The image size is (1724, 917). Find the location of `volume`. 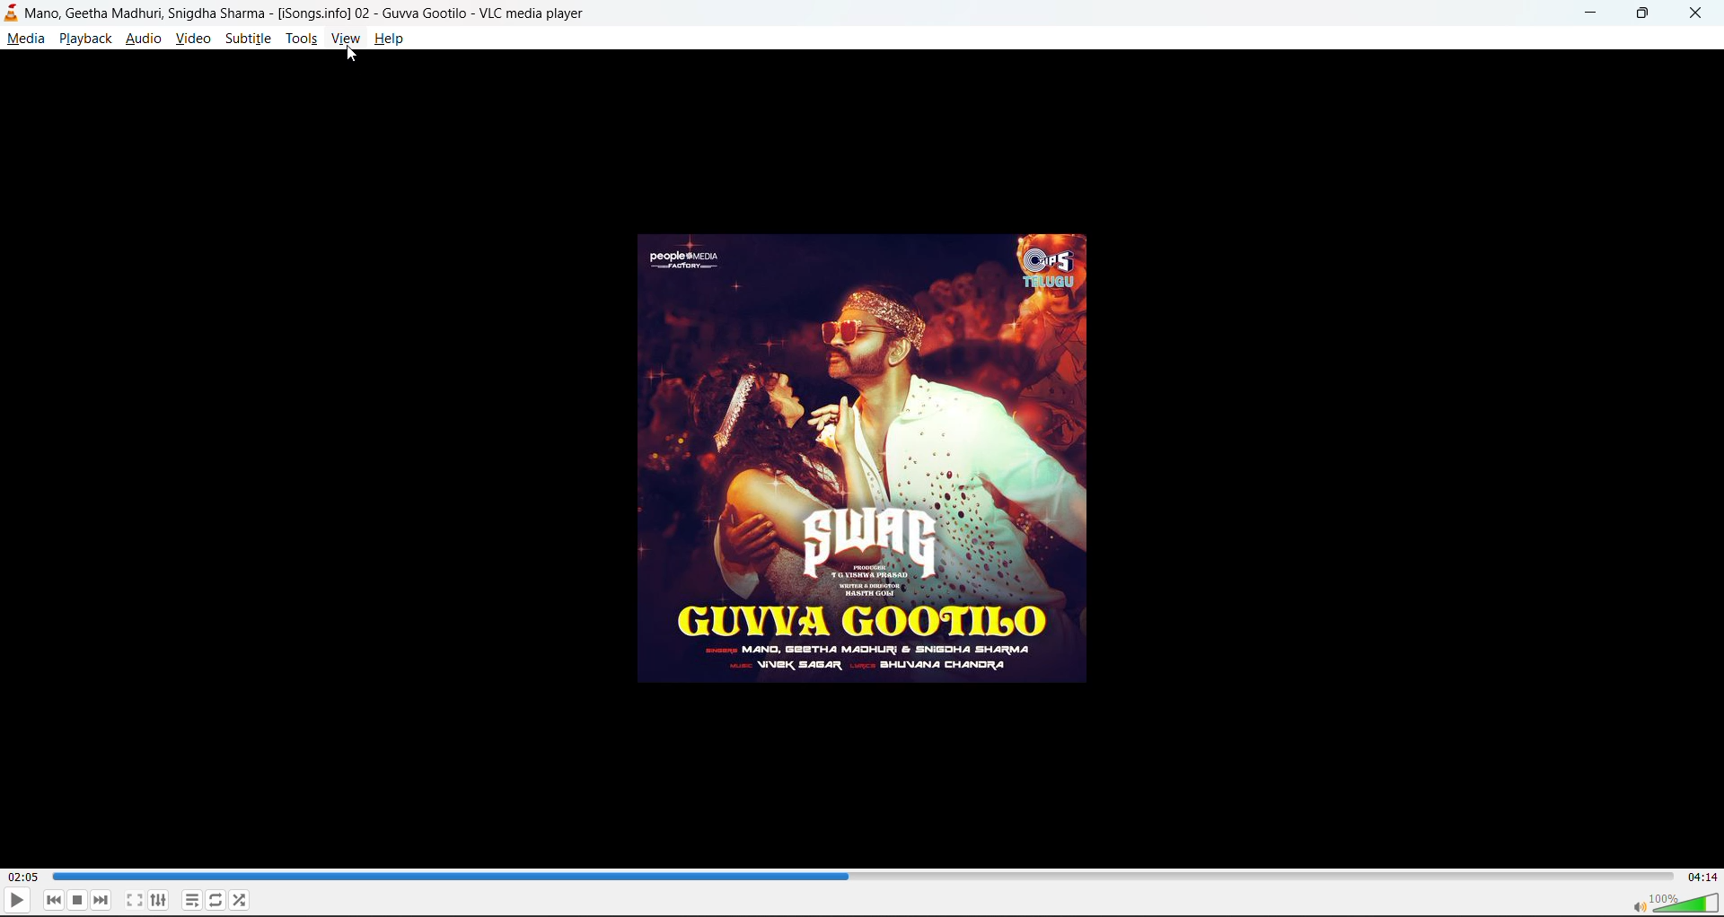

volume is located at coordinates (1674, 899).